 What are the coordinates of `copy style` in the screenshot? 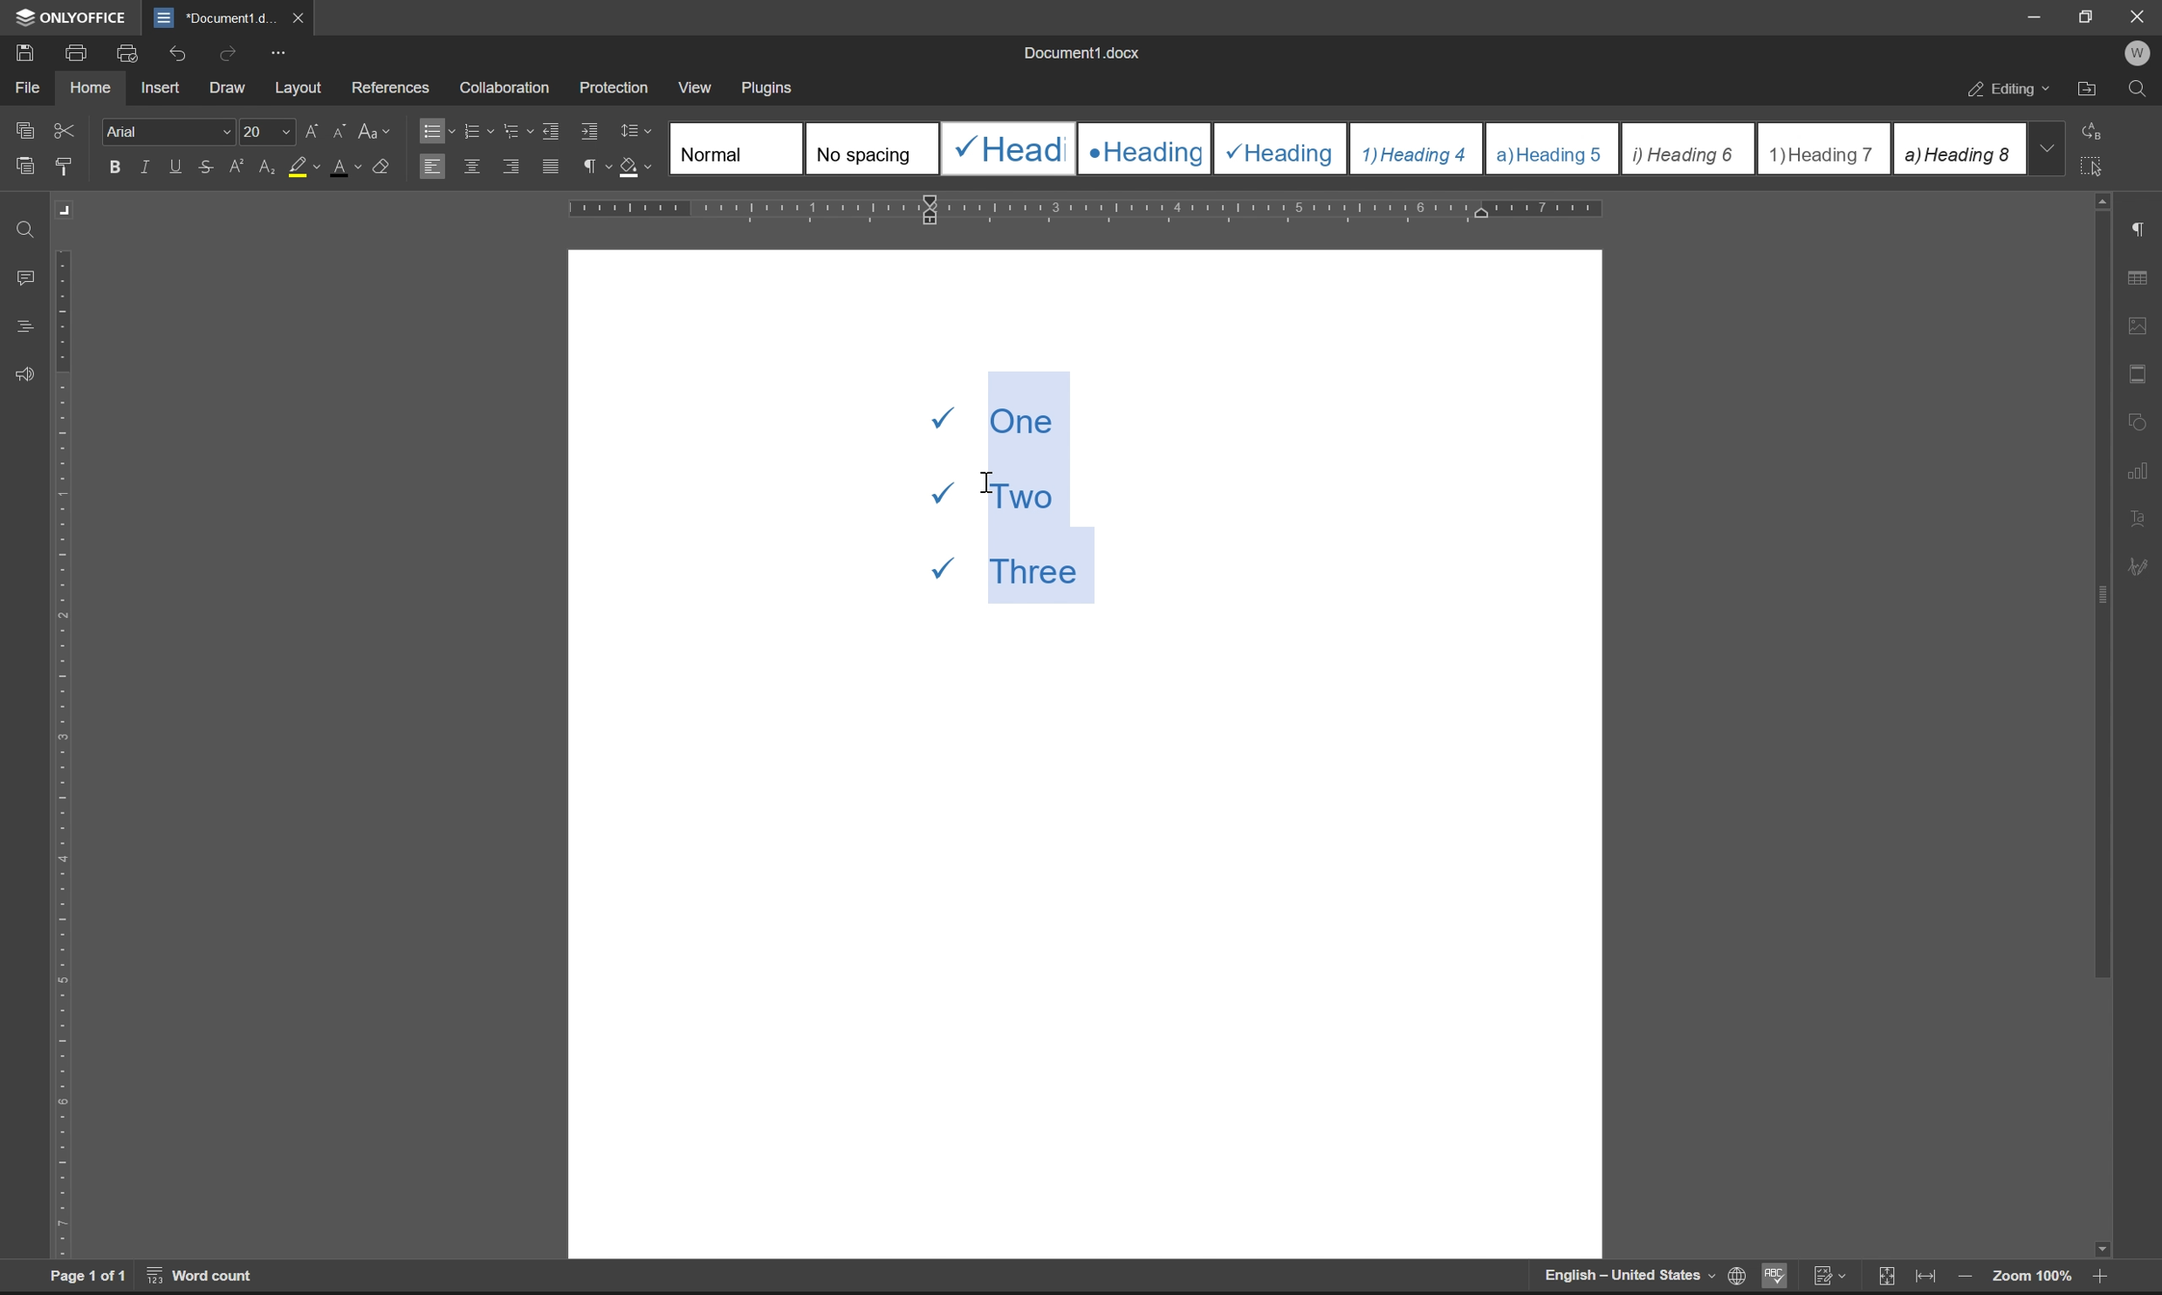 It's located at (64, 168).